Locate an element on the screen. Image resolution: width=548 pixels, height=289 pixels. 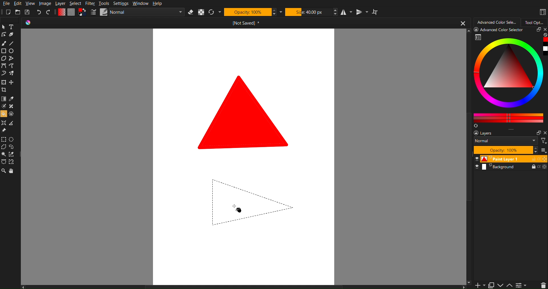
Polygon is located at coordinates (3, 59).